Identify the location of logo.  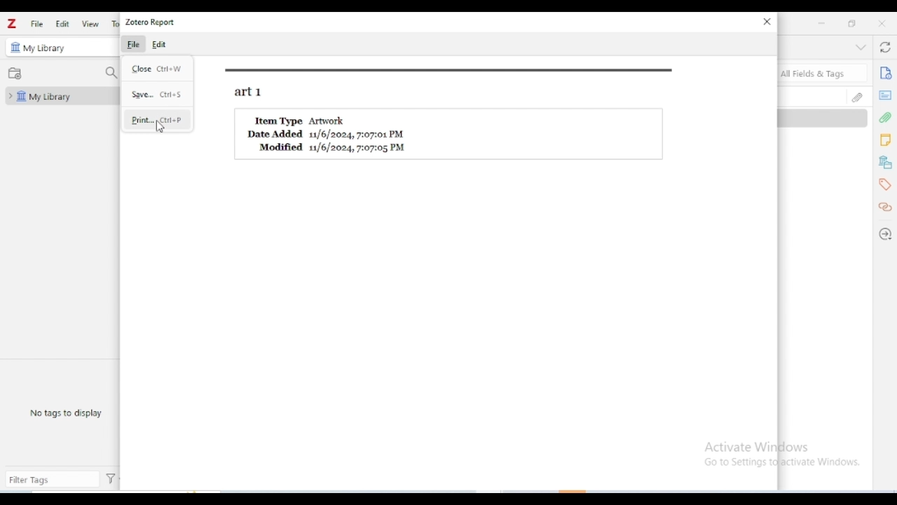
(12, 24).